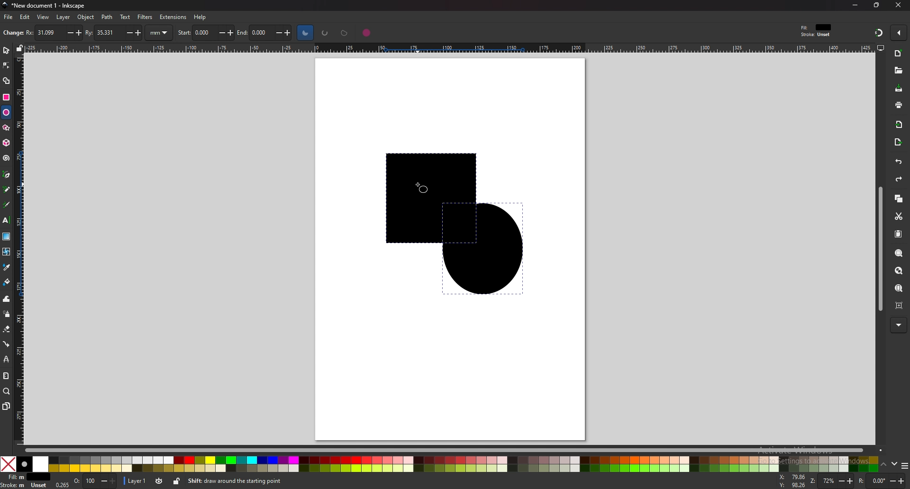 This screenshot has height=489, width=910. What do you see at coordinates (879, 248) in the screenshot?
I see `scroll bar` at bounding box center [879, 248].